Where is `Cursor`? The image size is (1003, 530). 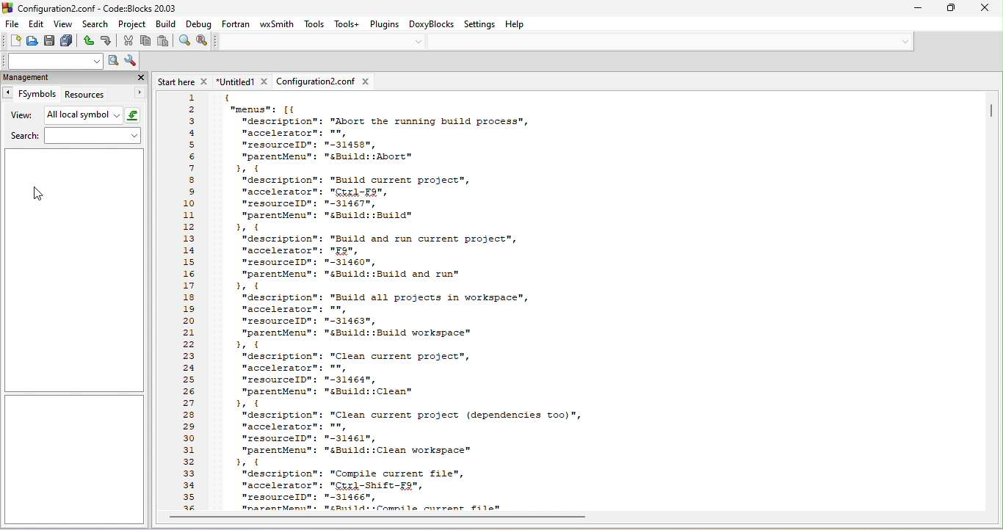
Cursor is located at coordinates (38, 194).